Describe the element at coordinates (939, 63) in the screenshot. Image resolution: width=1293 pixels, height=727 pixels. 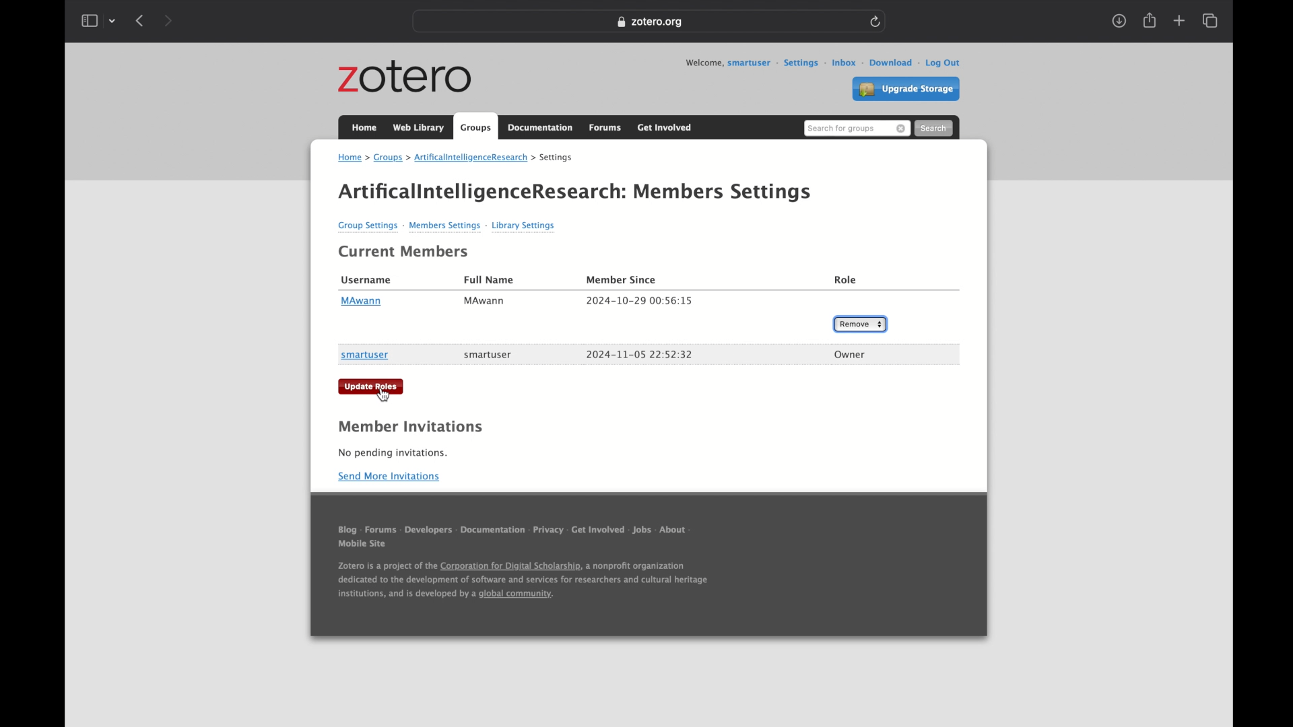
I see `log out` at that location.